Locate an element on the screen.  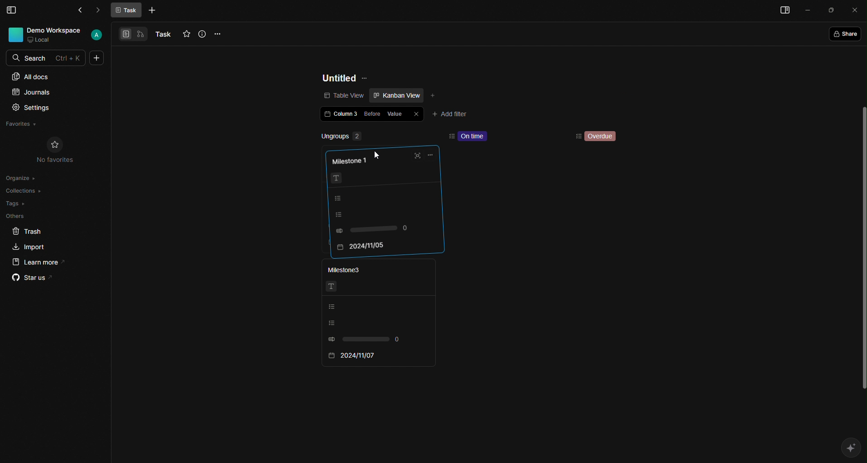
scroll is located at coordinates (861, 227).